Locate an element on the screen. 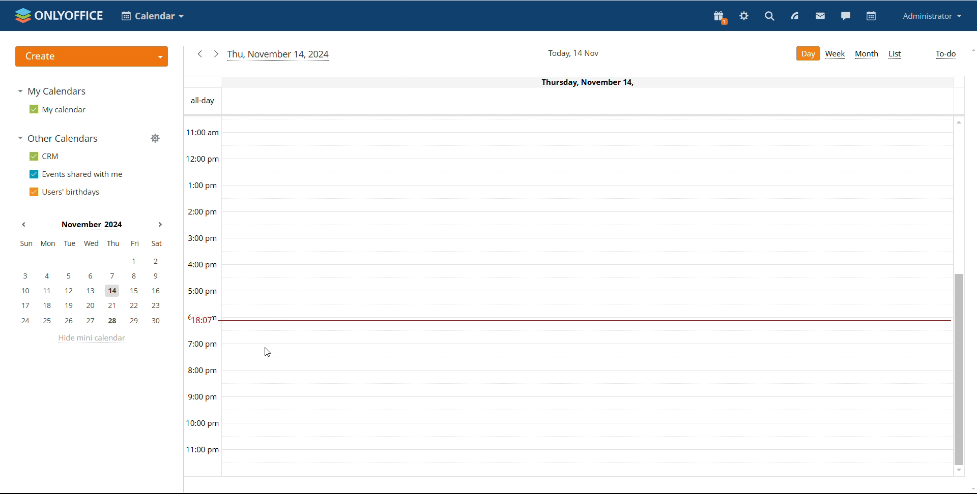 The image size is (977, 494). scroll down is located at coordinates (960, 472).